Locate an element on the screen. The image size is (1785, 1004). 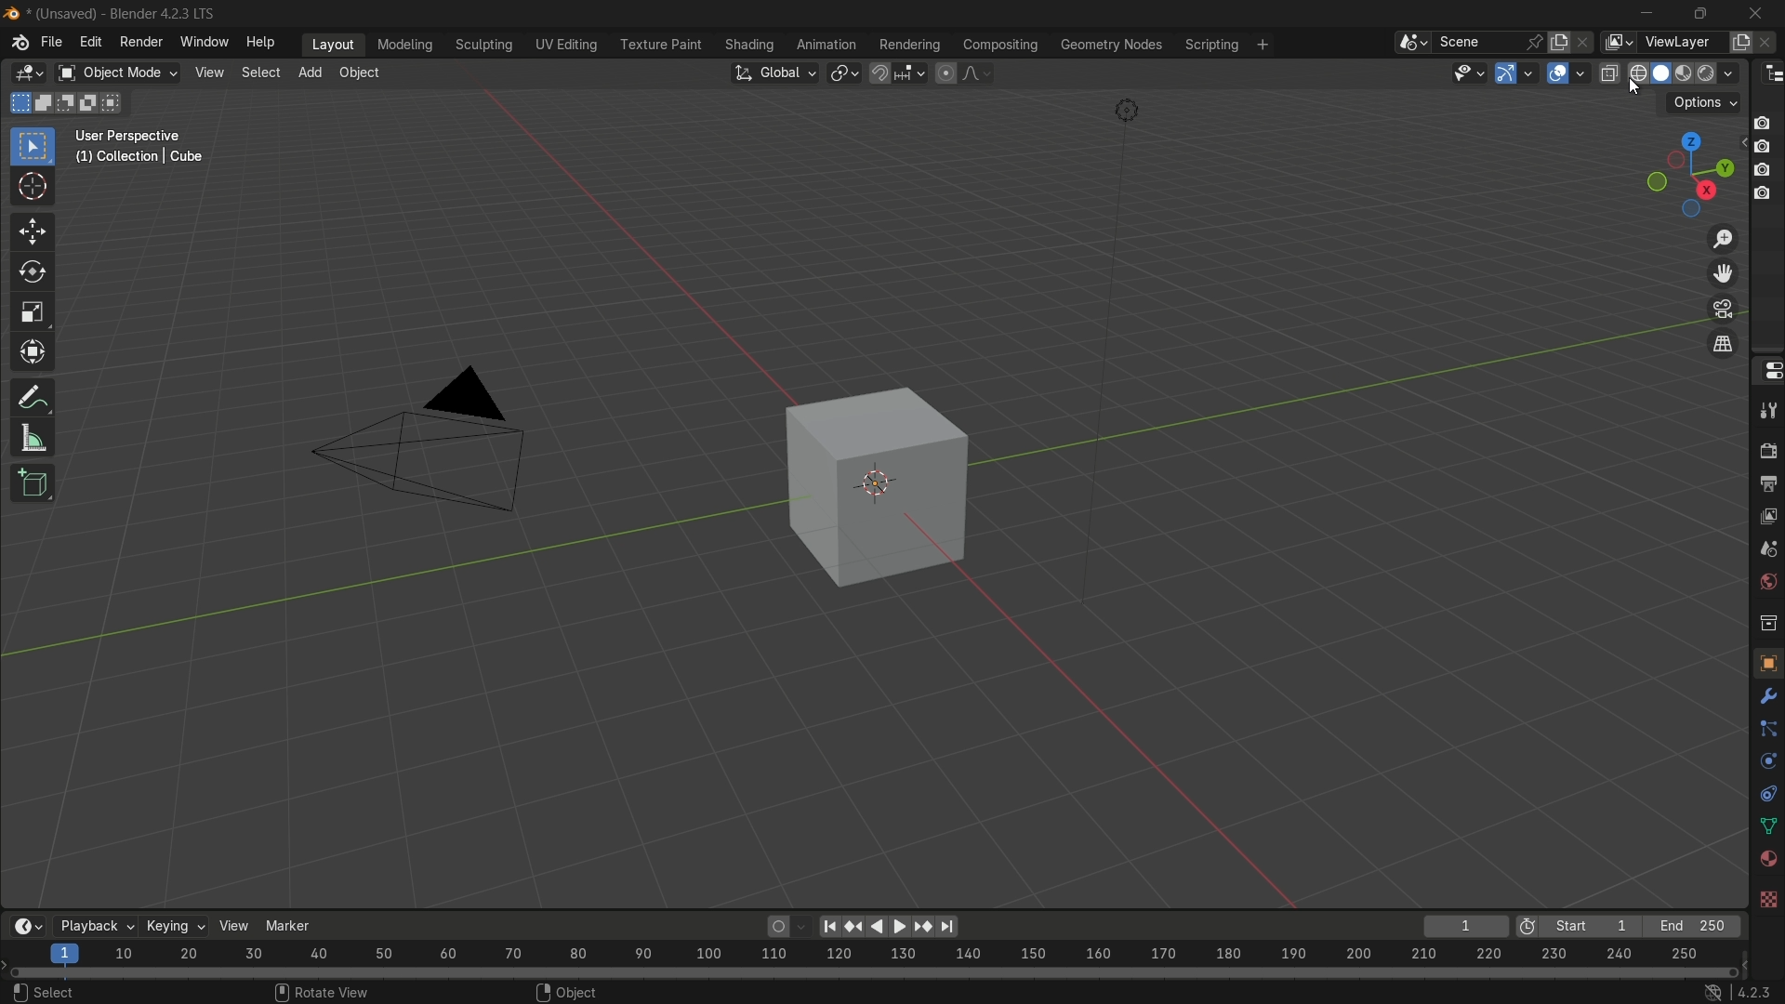
sculpting menu is located at coordinates (482, 45).